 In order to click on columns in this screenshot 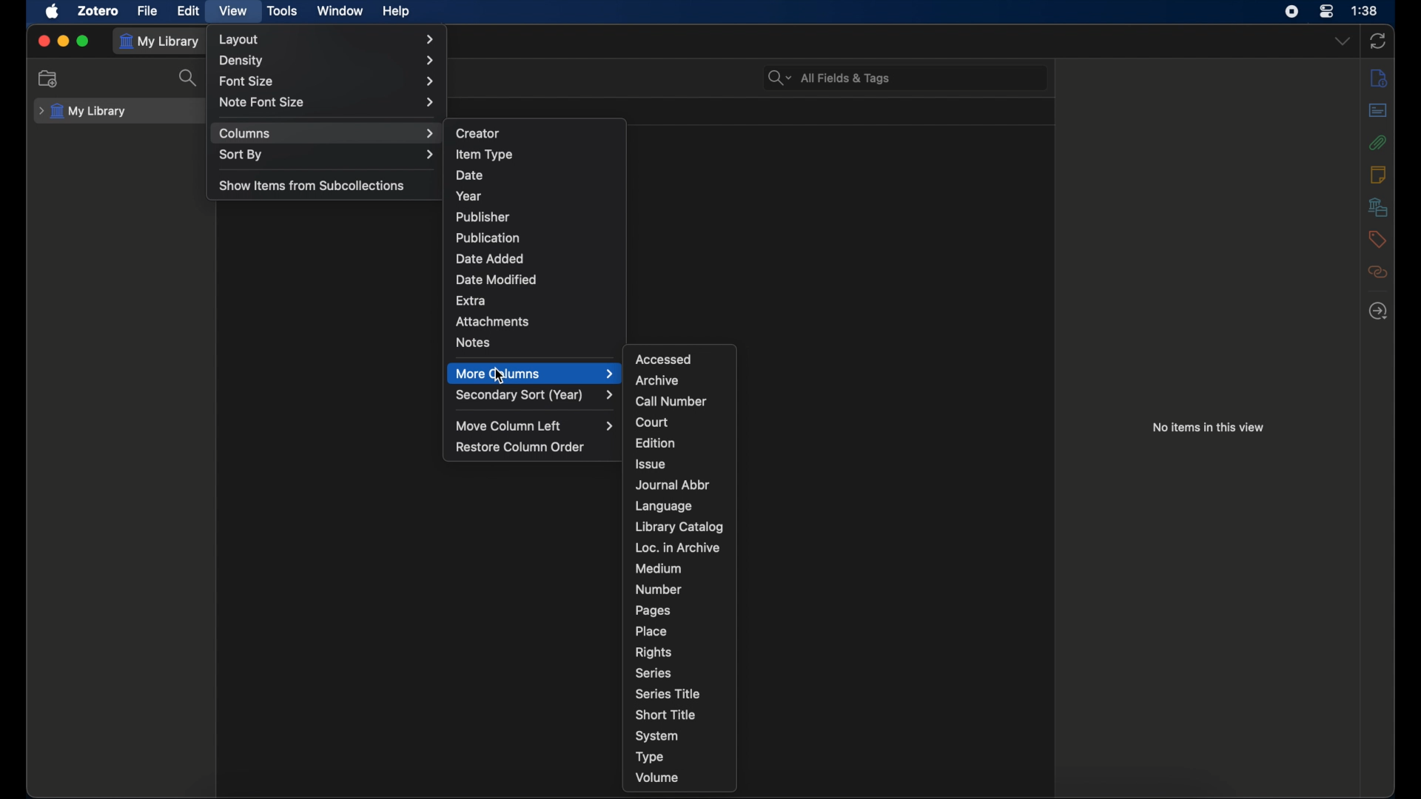, I will do `click(327, 132)`.